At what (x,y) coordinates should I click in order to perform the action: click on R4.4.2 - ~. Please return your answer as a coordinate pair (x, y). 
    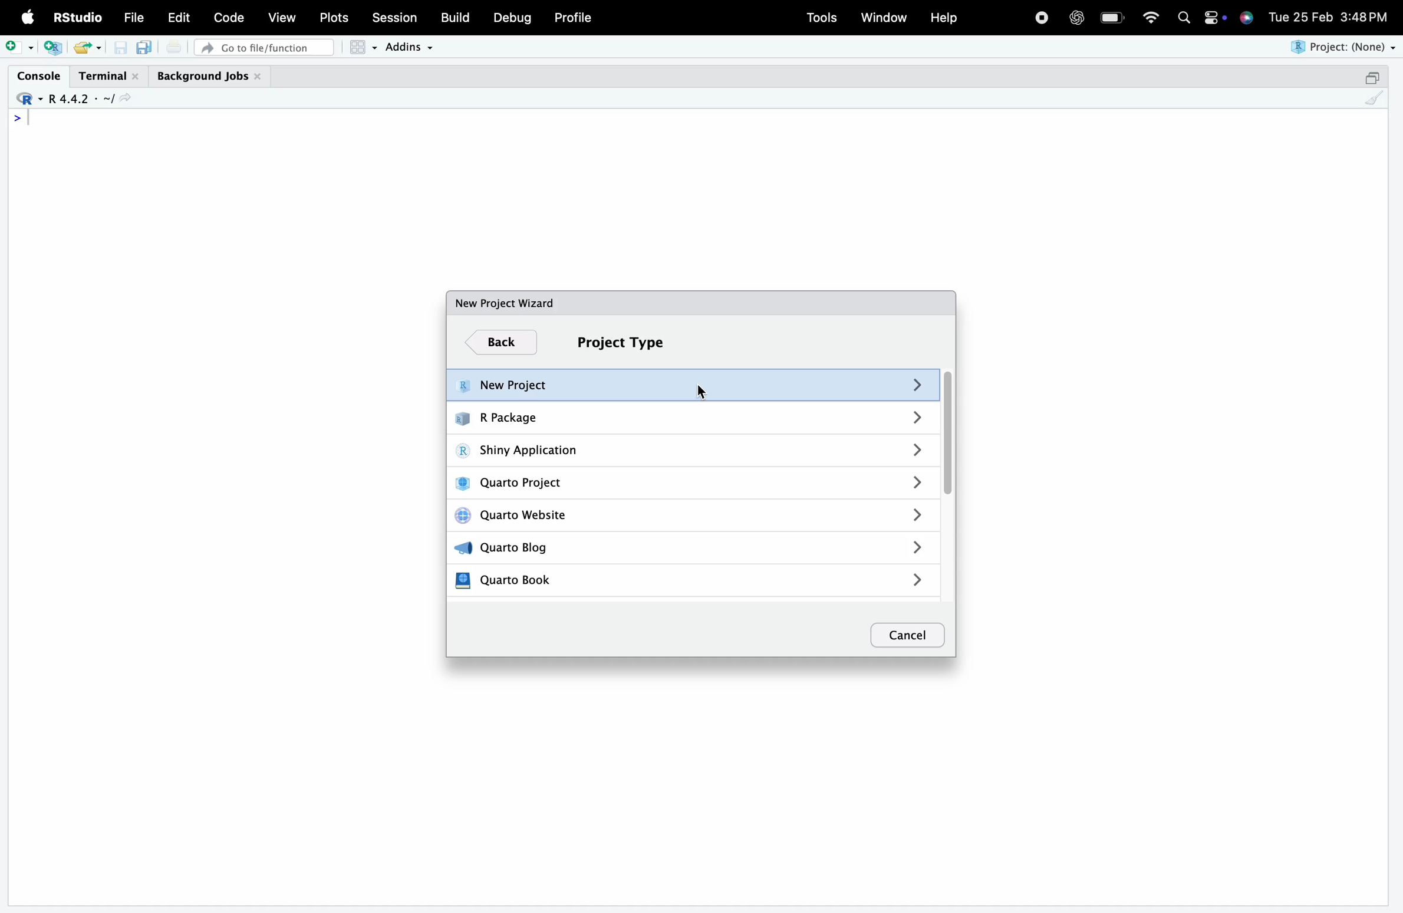
    Looking at the image, I should click on (78, 99).